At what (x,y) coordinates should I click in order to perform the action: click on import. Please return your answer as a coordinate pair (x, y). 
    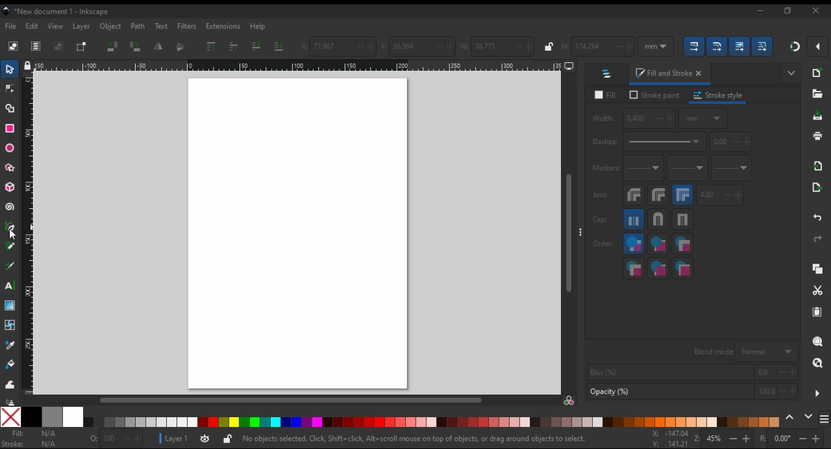
    Looking at the image, I should click on (819, 166).